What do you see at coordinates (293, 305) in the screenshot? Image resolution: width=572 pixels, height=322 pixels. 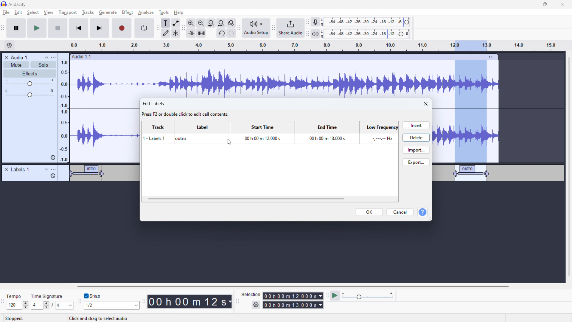 I see `selection end time` at bounding box center [293, 305].